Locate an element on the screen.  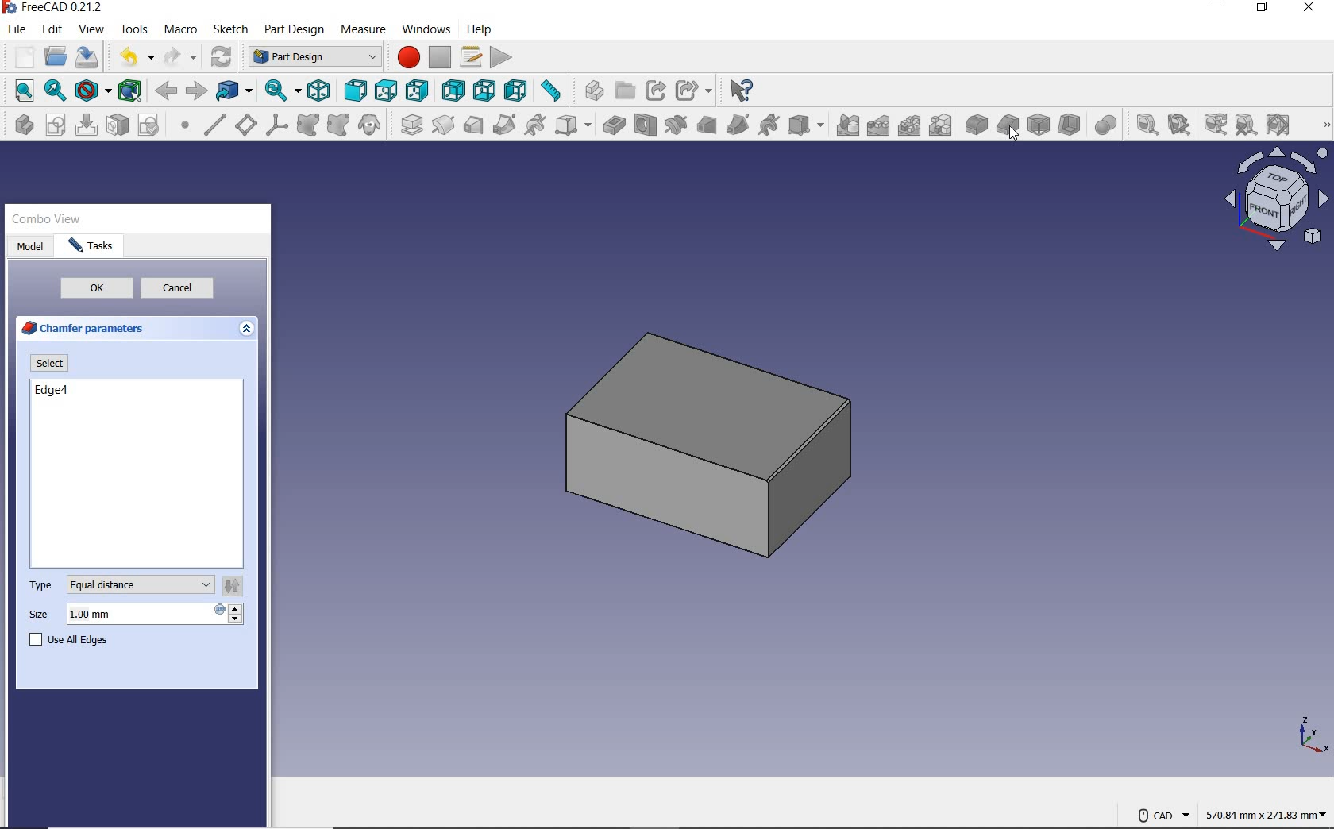
open is located at coordinates (56, 56).